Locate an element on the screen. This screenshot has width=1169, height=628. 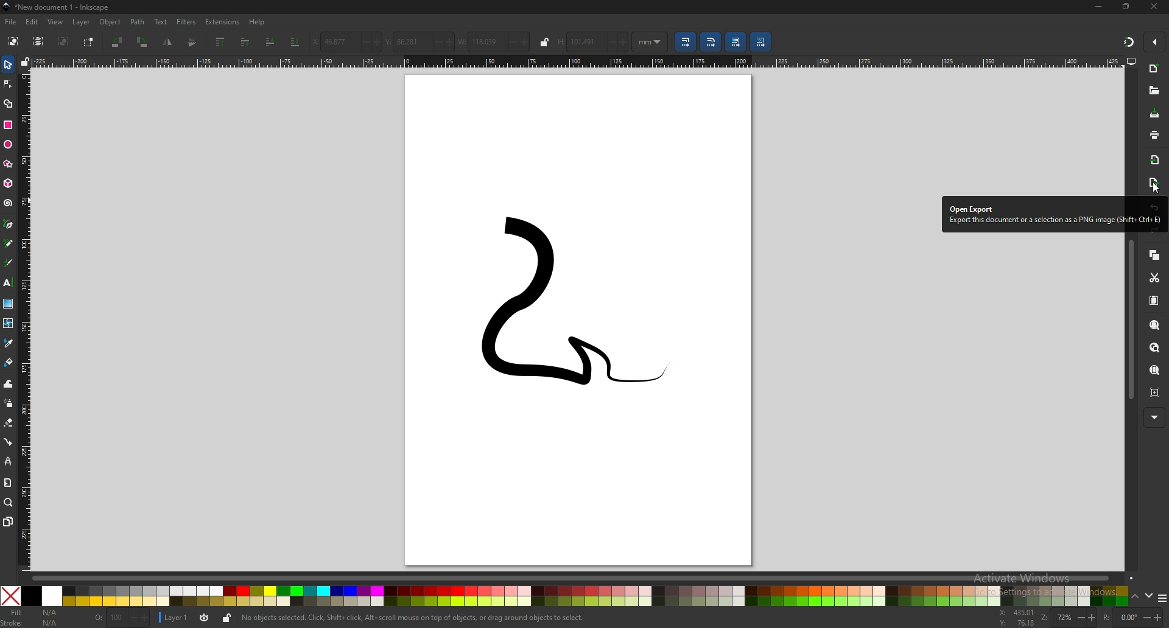
down is located at coordinates (1148, 596).